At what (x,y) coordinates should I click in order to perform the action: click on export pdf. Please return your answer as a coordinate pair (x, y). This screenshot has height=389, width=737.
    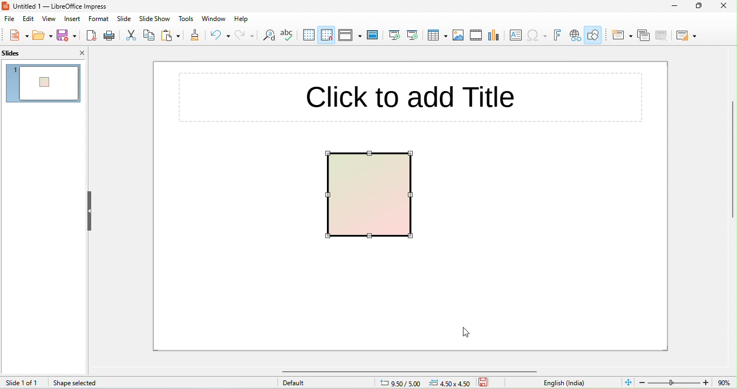
    Looking at the image, I should click on (91, 35).